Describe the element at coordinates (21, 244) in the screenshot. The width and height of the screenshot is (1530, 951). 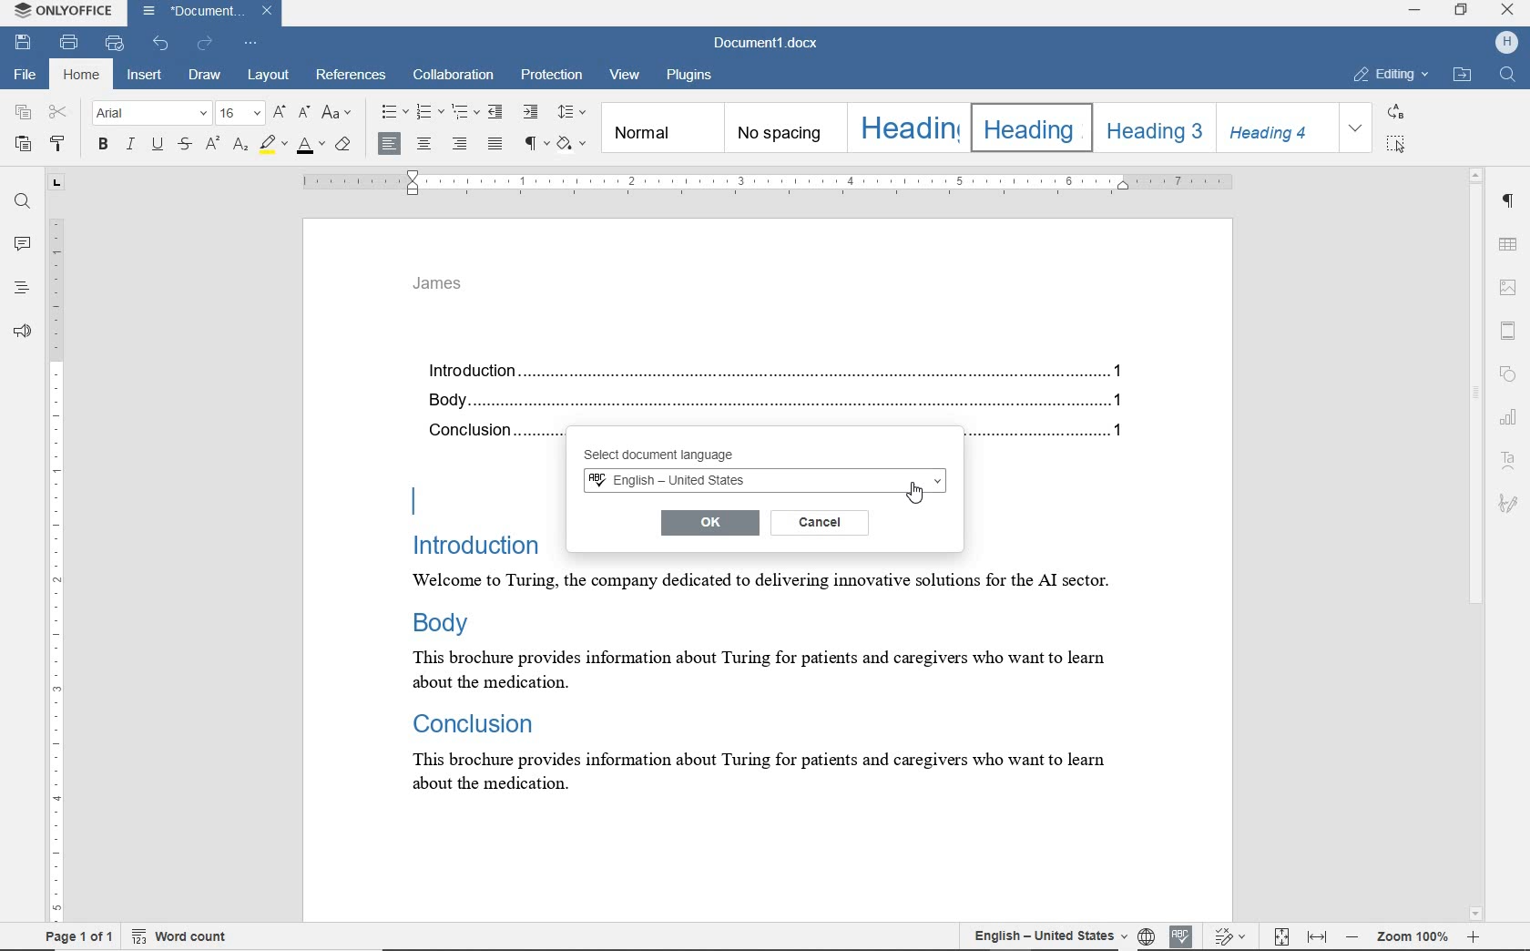
I see `comments` at that location.